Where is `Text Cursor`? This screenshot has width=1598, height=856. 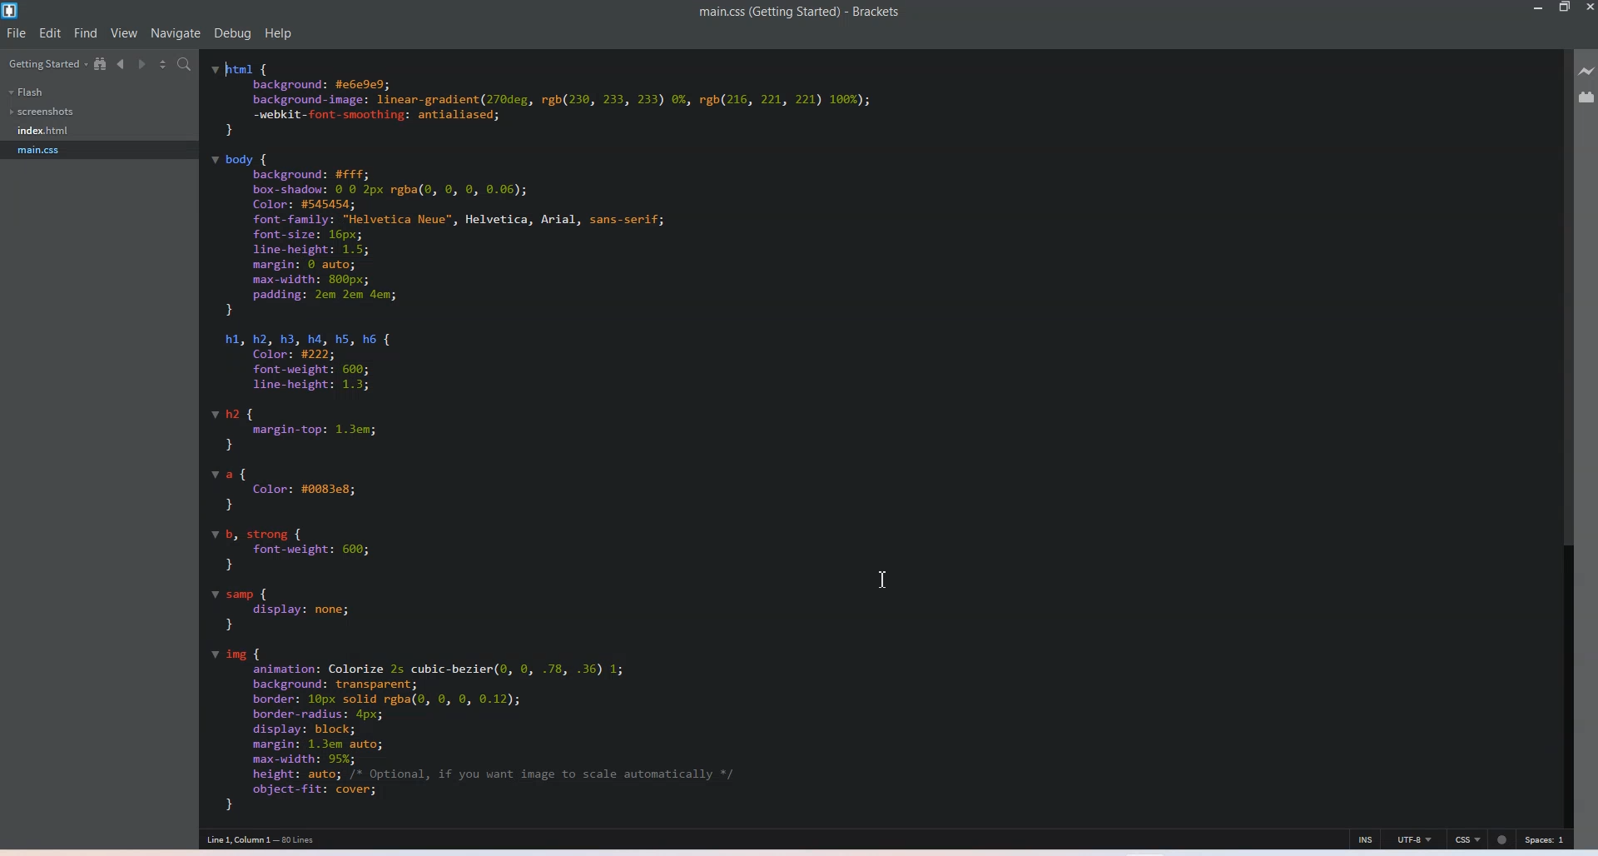 Text Cursor is located at coordinates (886, 581).